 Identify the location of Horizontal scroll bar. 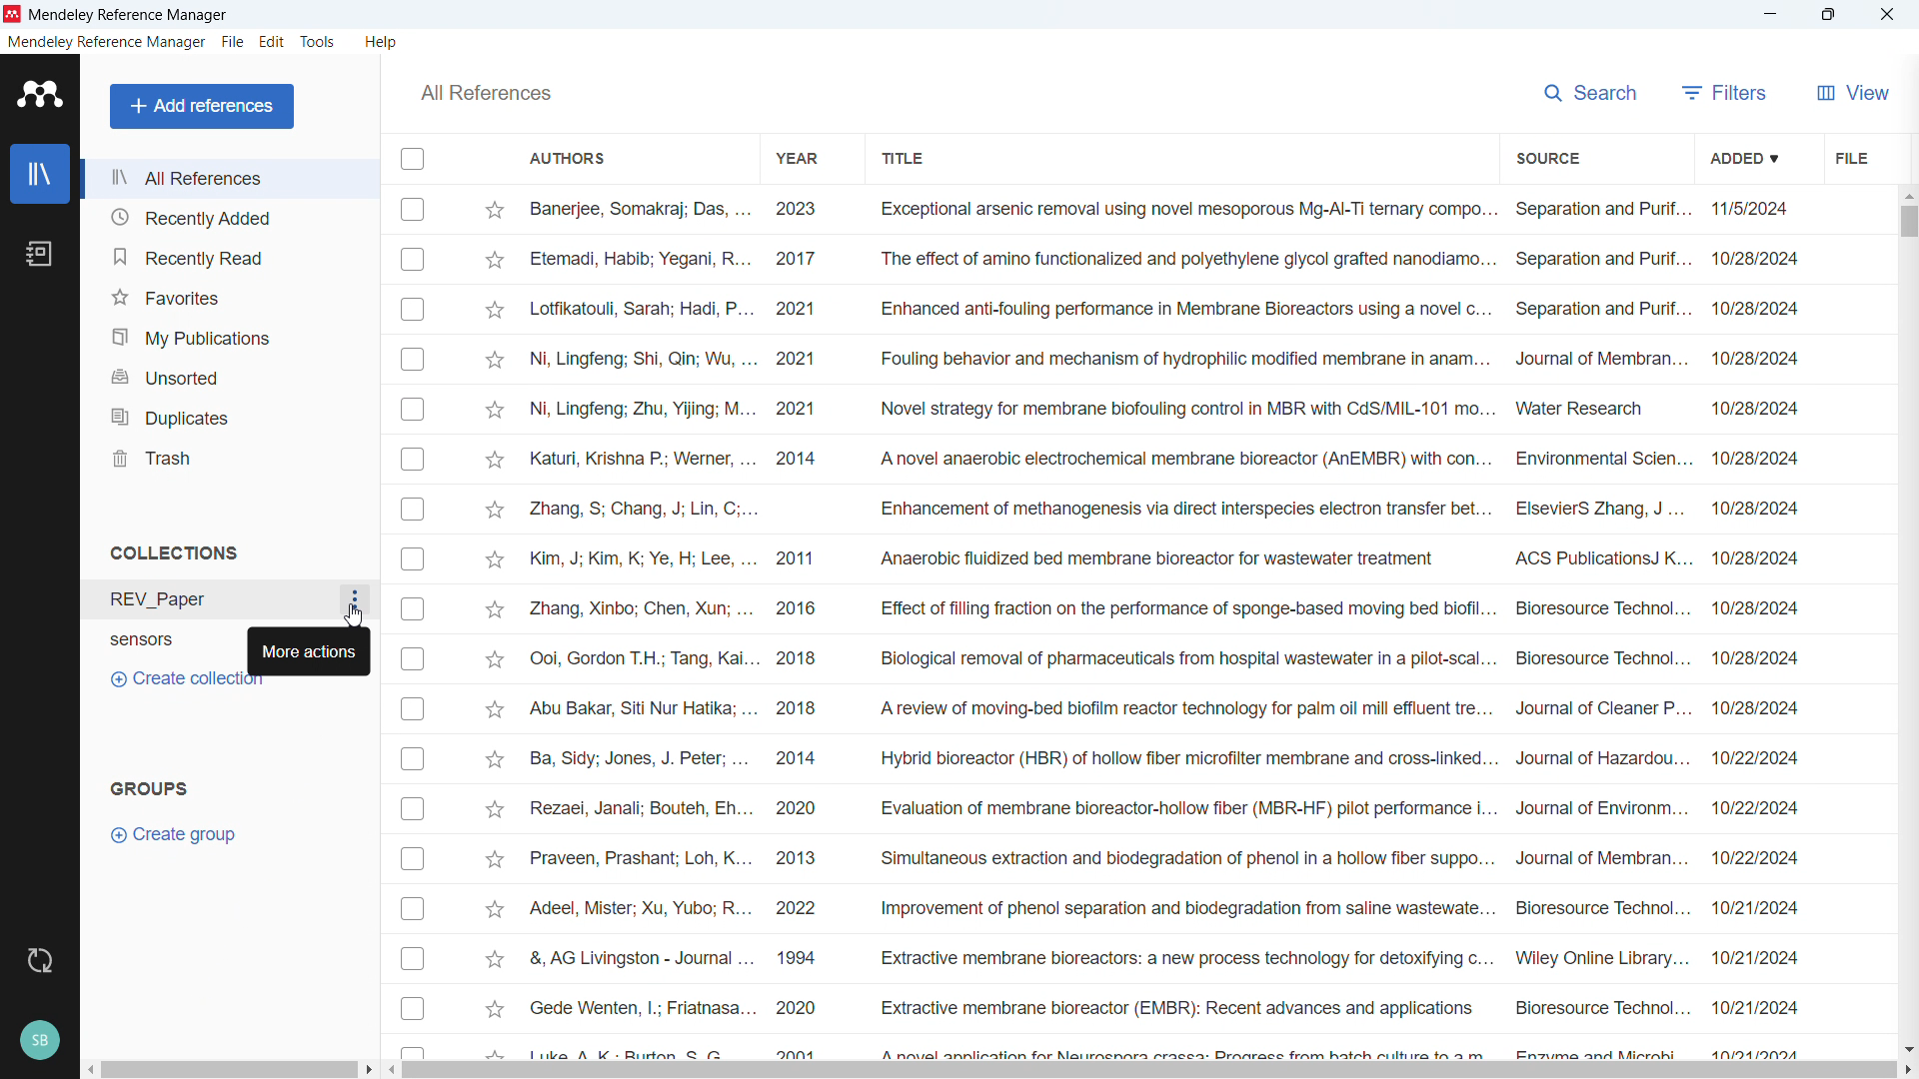
(229, 1071).